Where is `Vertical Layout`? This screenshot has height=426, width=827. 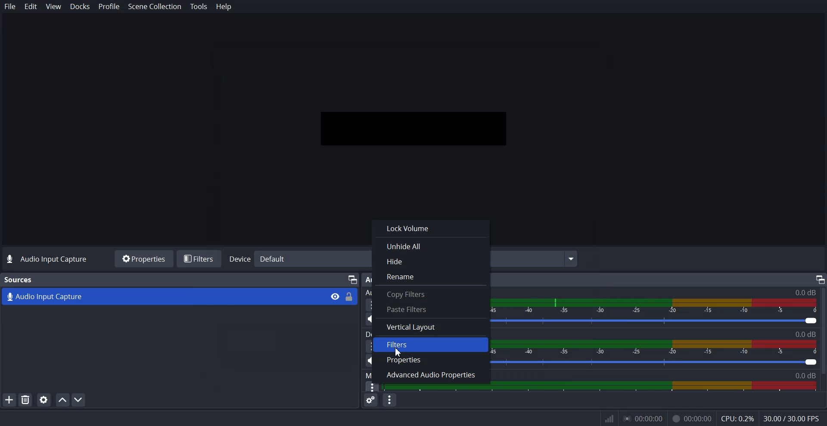
Vertical Layout is located at coordinates (436, 327).